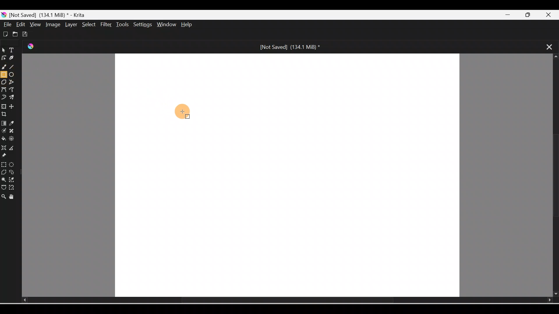  Describe the element at coordinates (3, 97) in the screenshot. I see `Dynamic brush tool` at that location.